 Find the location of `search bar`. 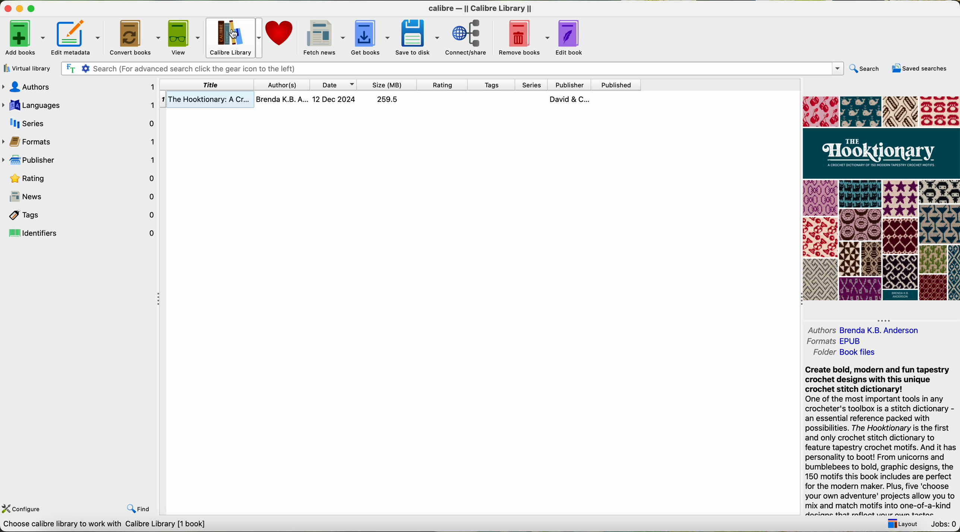

search bar is located at coordinates (471, 68).